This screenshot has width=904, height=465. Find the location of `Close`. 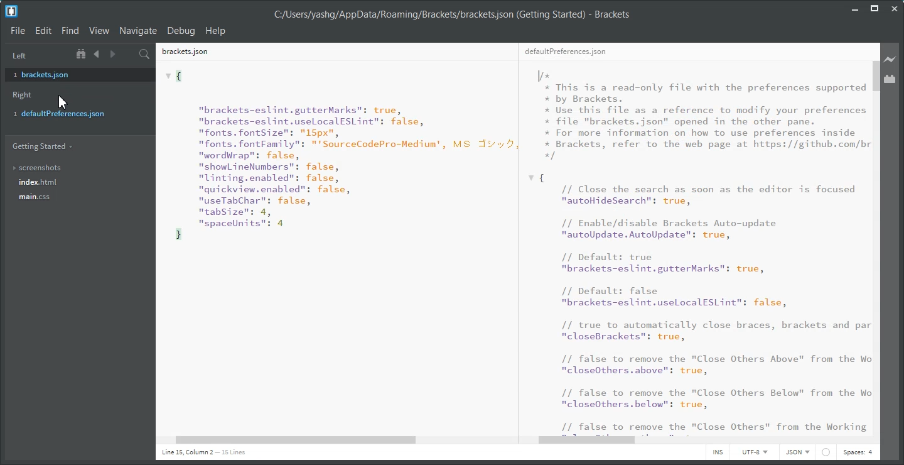

Close is located at coordinates (894, 9).